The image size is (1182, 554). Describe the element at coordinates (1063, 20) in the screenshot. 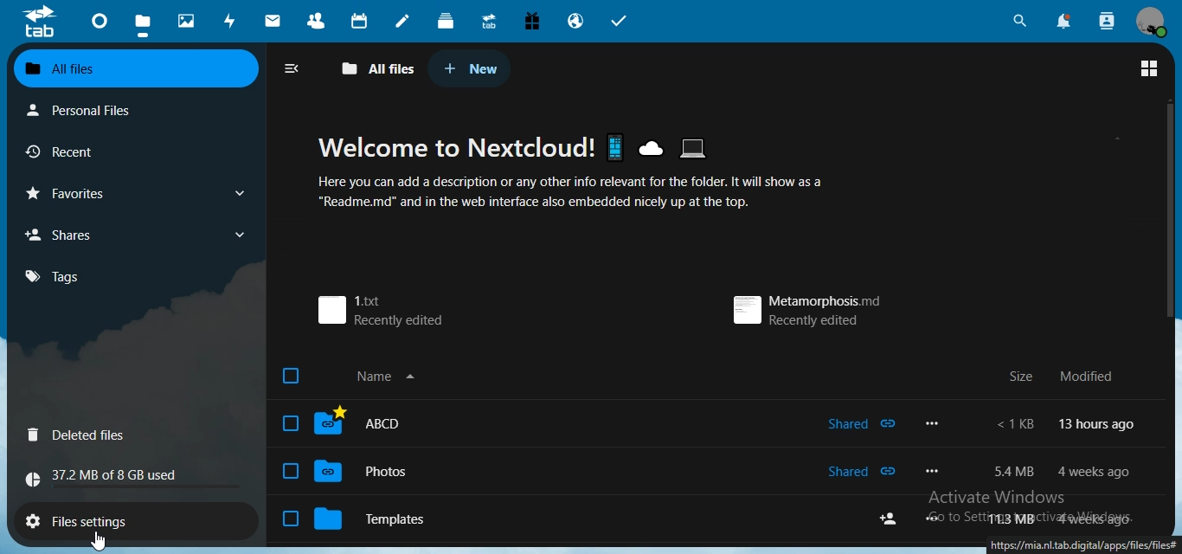

I see `notifications` at that location.